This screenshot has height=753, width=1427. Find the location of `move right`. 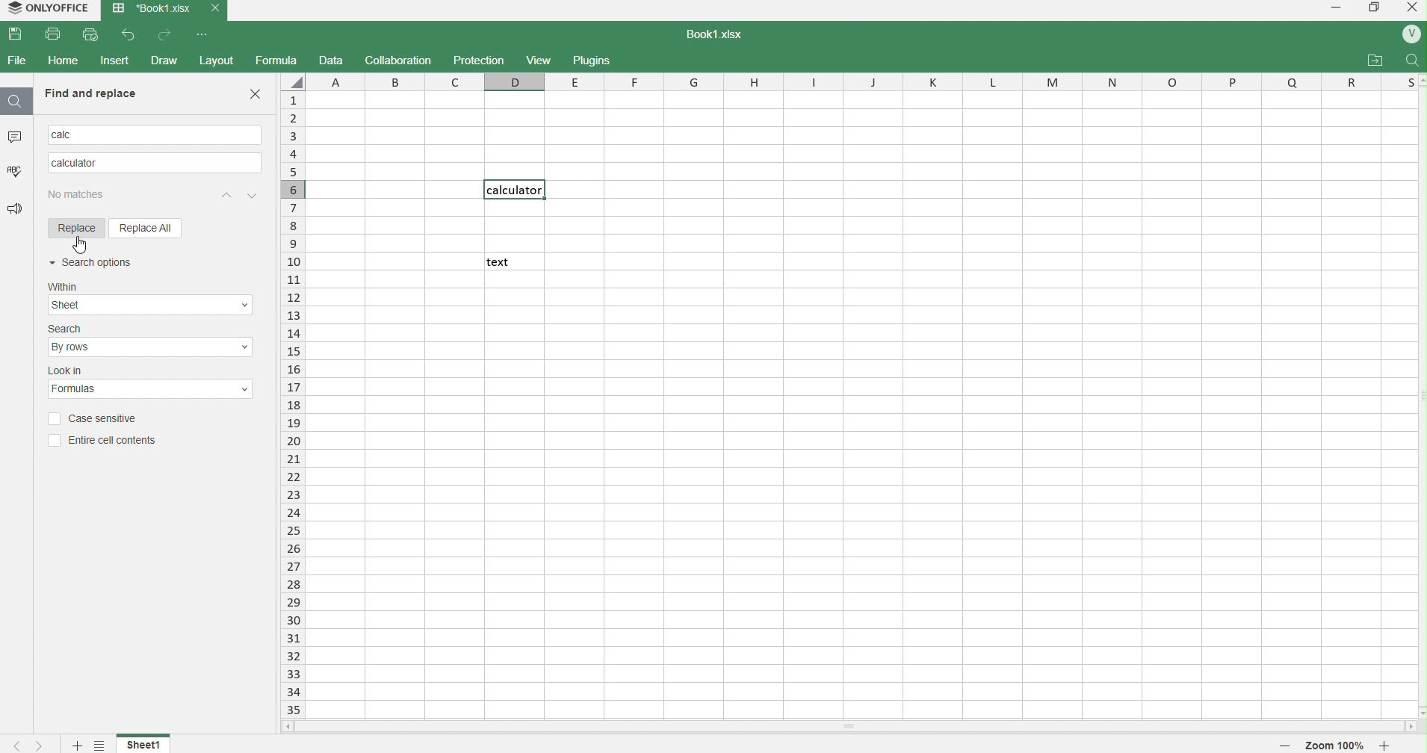

move right is located at coordinates (1413, 726).